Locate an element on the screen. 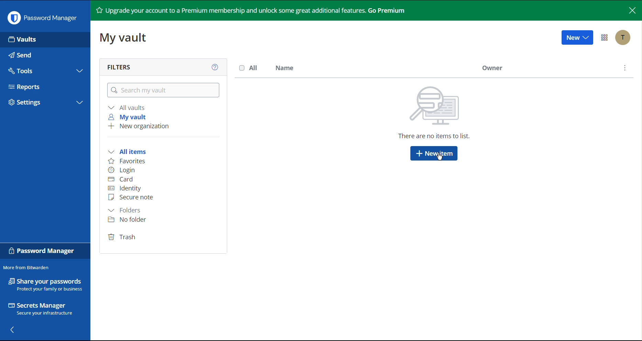 The image size is (642, 341). More is located at coordinates (624, 69).